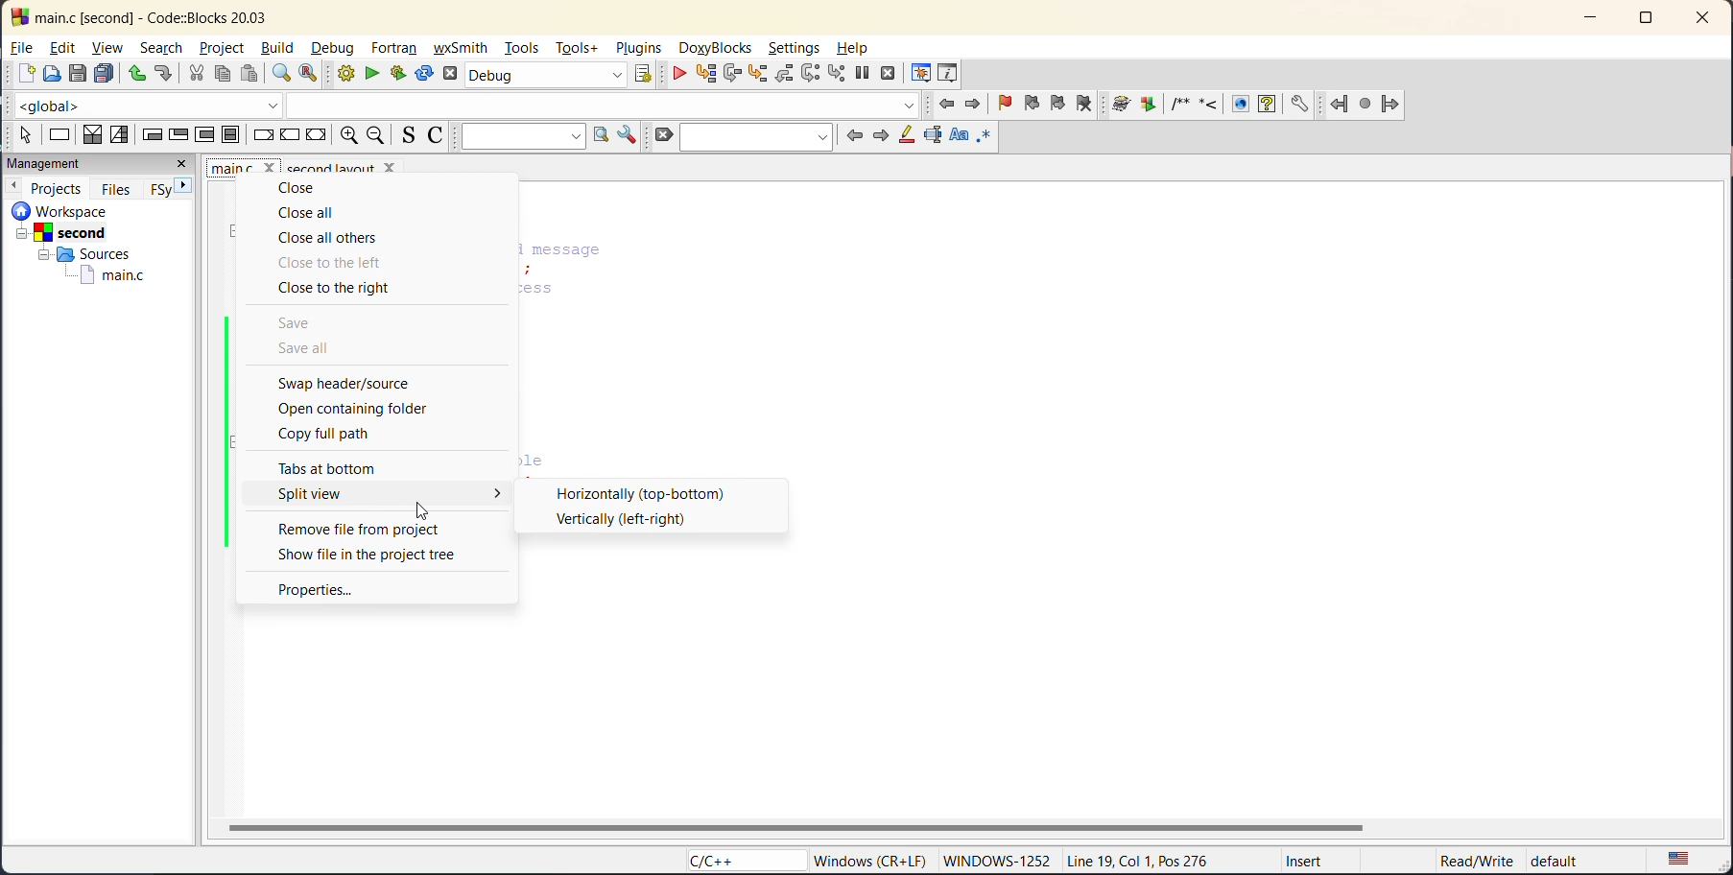 The image size is (1733, 875). Describe the element at coordinates (1146, 862) in the screenshot. I see `Line 19, Col 1, Pos 276` at that location.